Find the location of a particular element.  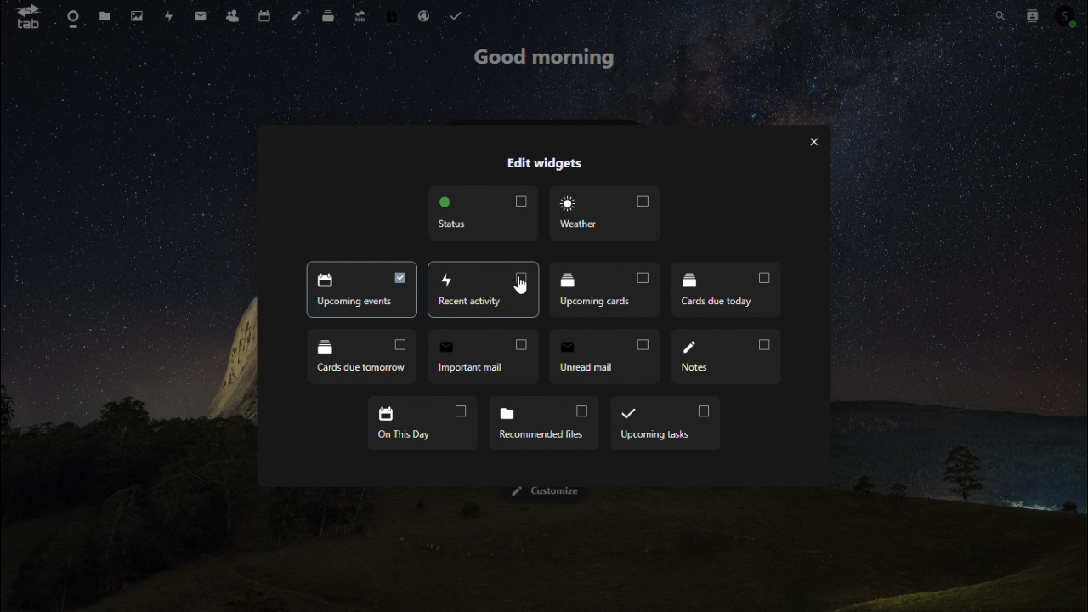

Recent activity is located at coordinates (360, 289).